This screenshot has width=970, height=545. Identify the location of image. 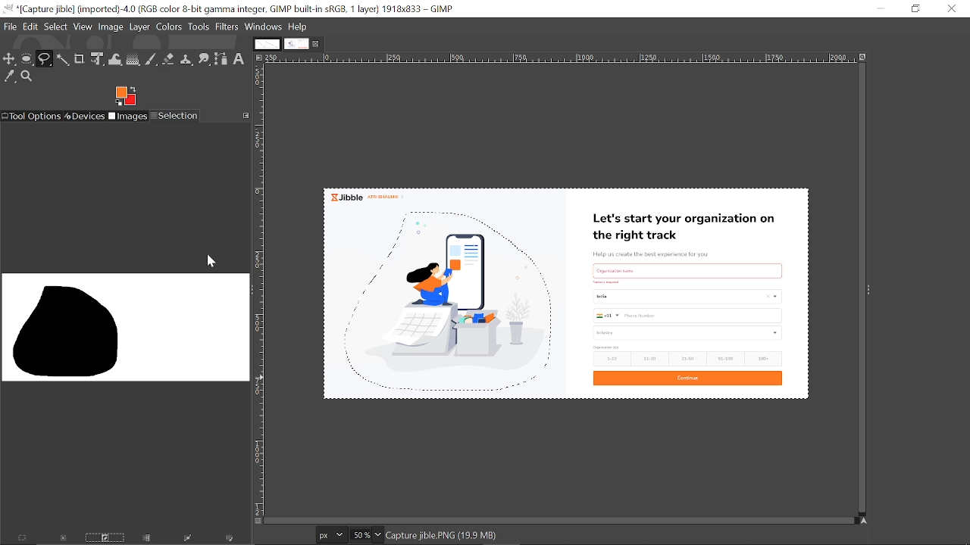
(111, 27).